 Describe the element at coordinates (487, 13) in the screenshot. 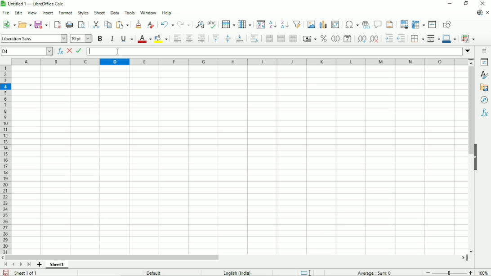

I see `Close document` at that location.